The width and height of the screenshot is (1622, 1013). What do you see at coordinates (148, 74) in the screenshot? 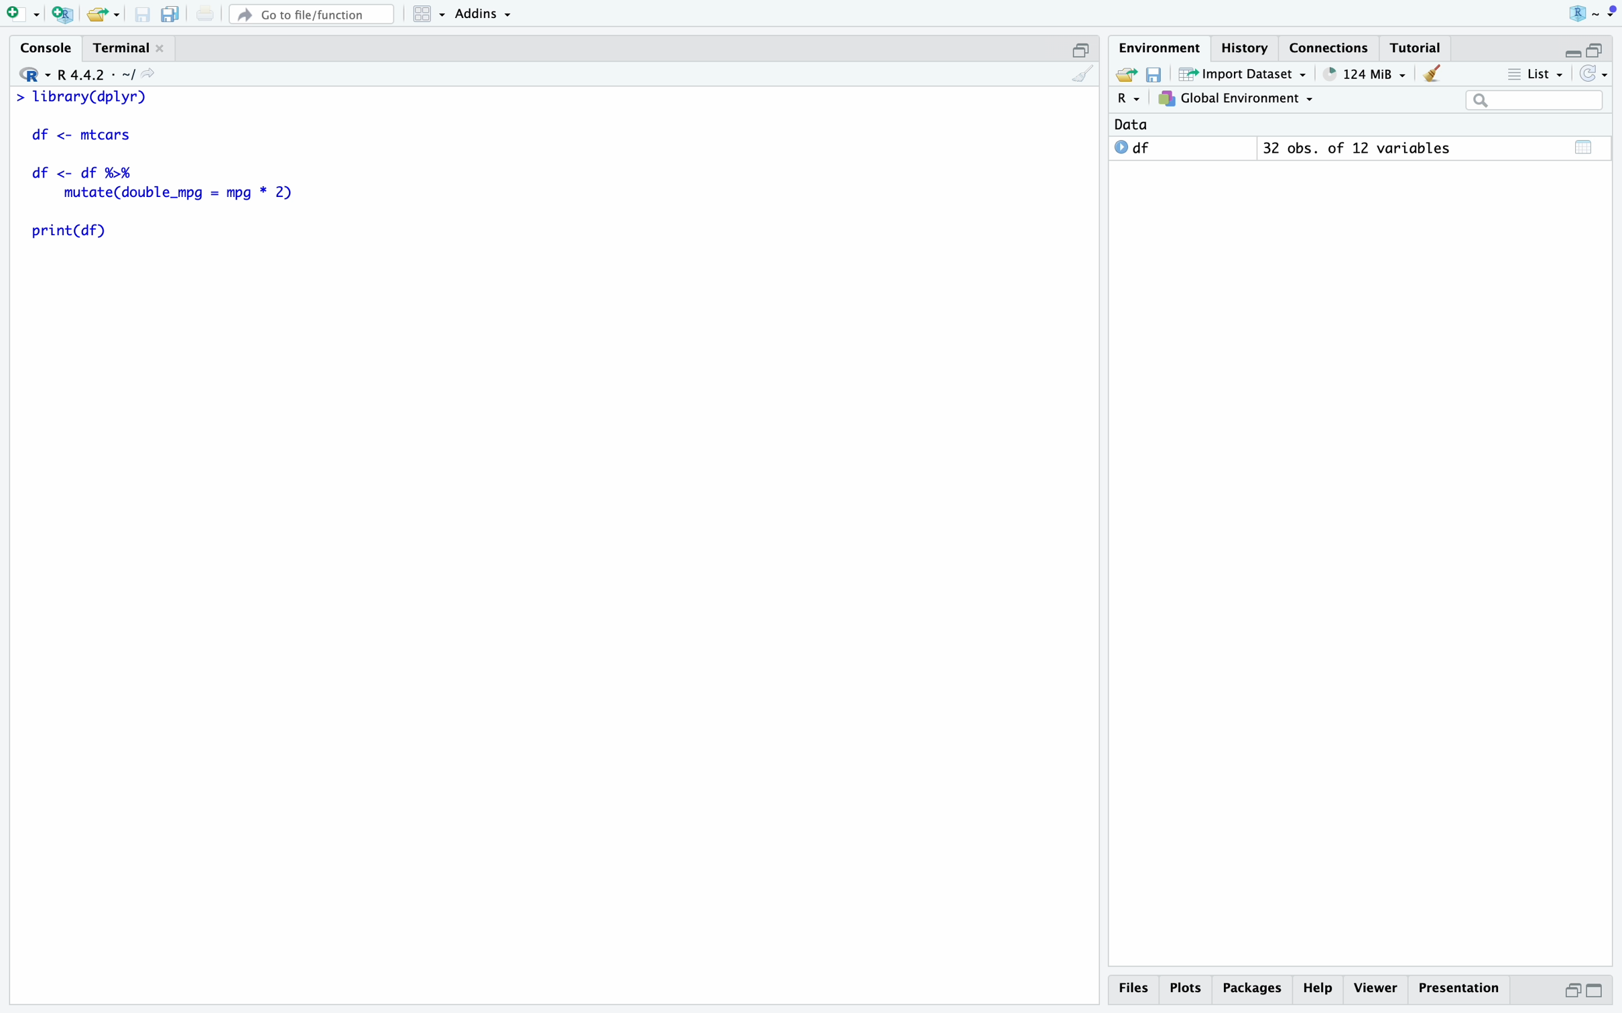
I see `share icon` at bounding box center [148, 74].